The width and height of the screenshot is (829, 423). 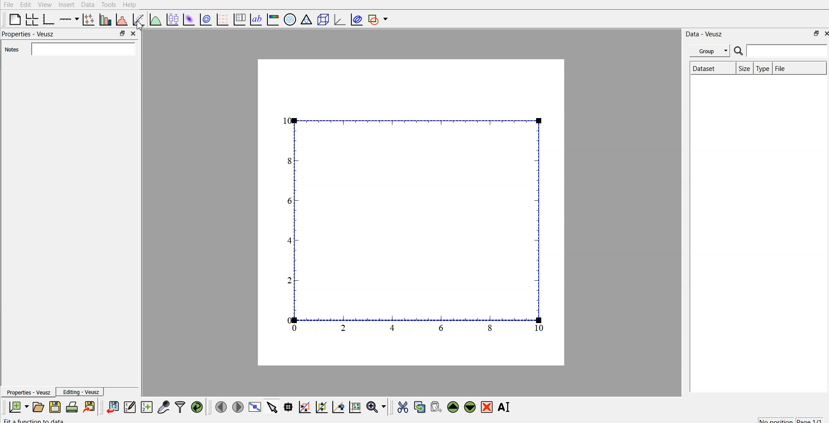 What do you see at coordinates (15, 19) in the screenshot?
I see `blank page` at bounding box center [15, 19].